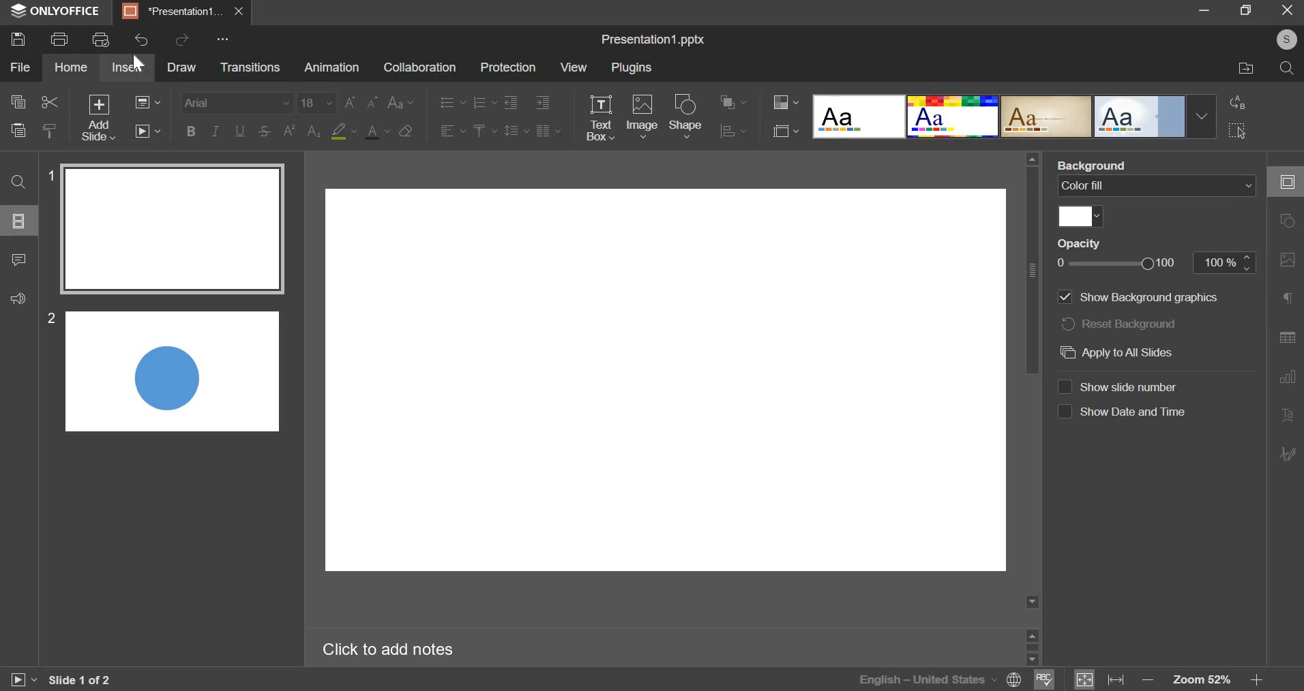  Describe the element at coordinates (140, 63) in the screenshot. I see `cursor` at that location.